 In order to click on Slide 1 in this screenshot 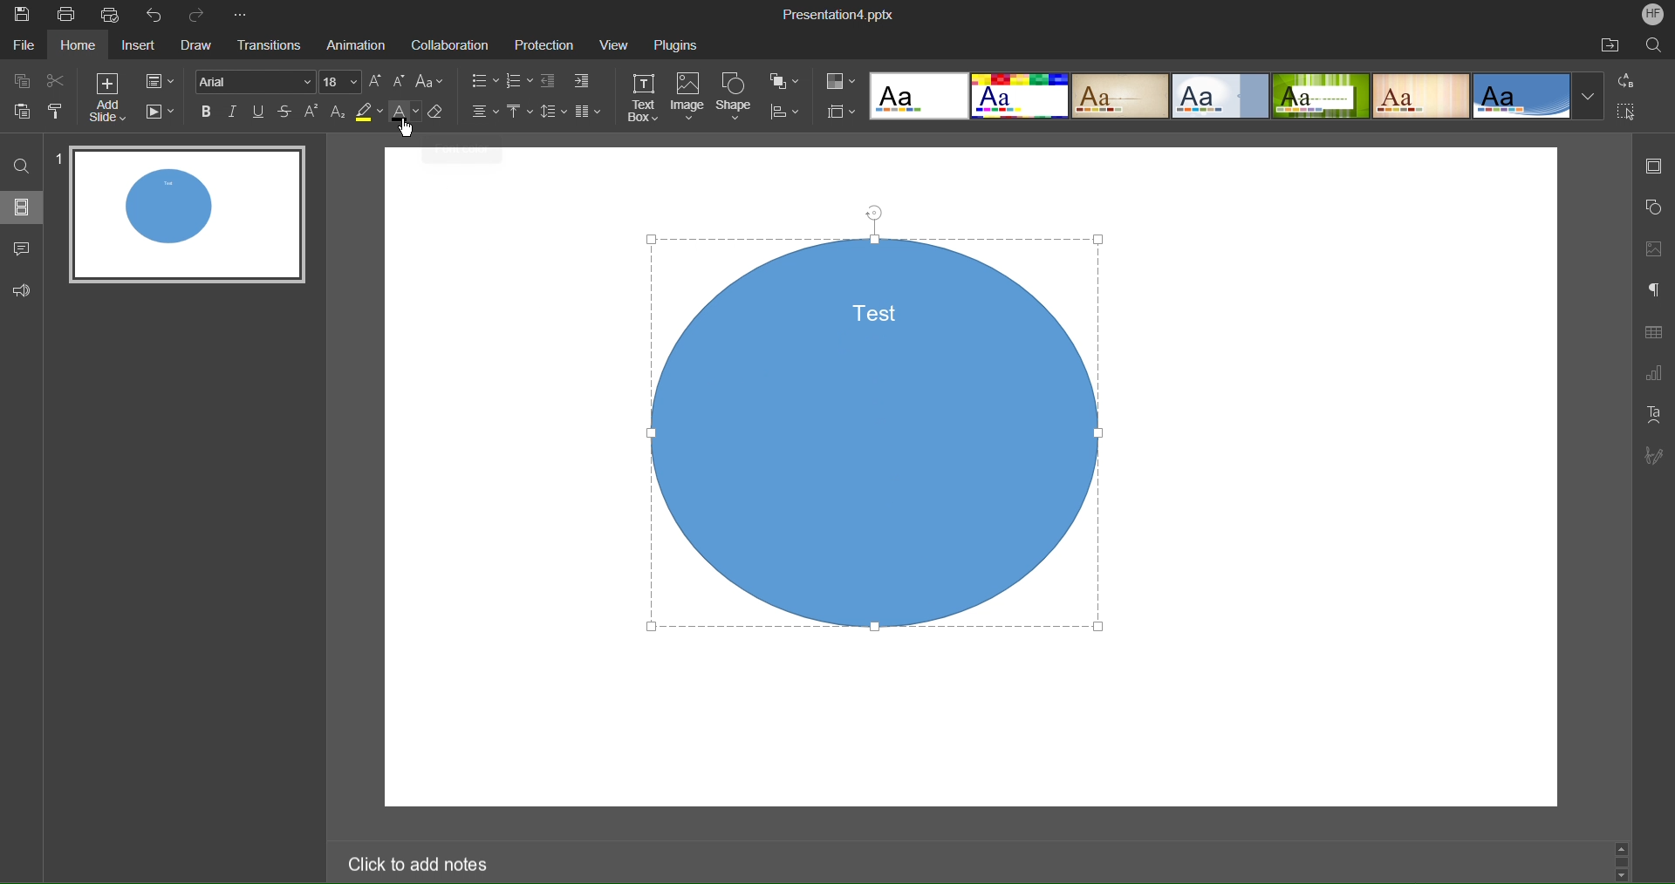, I will do `click(189, 217)`.